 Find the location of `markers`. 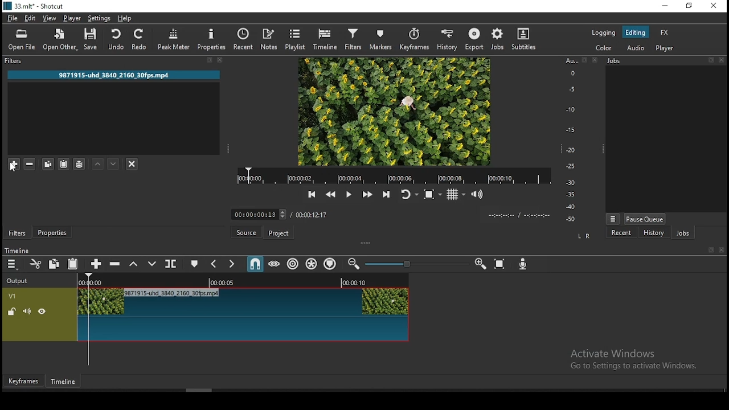

markers is located at coordinates (382, 38).